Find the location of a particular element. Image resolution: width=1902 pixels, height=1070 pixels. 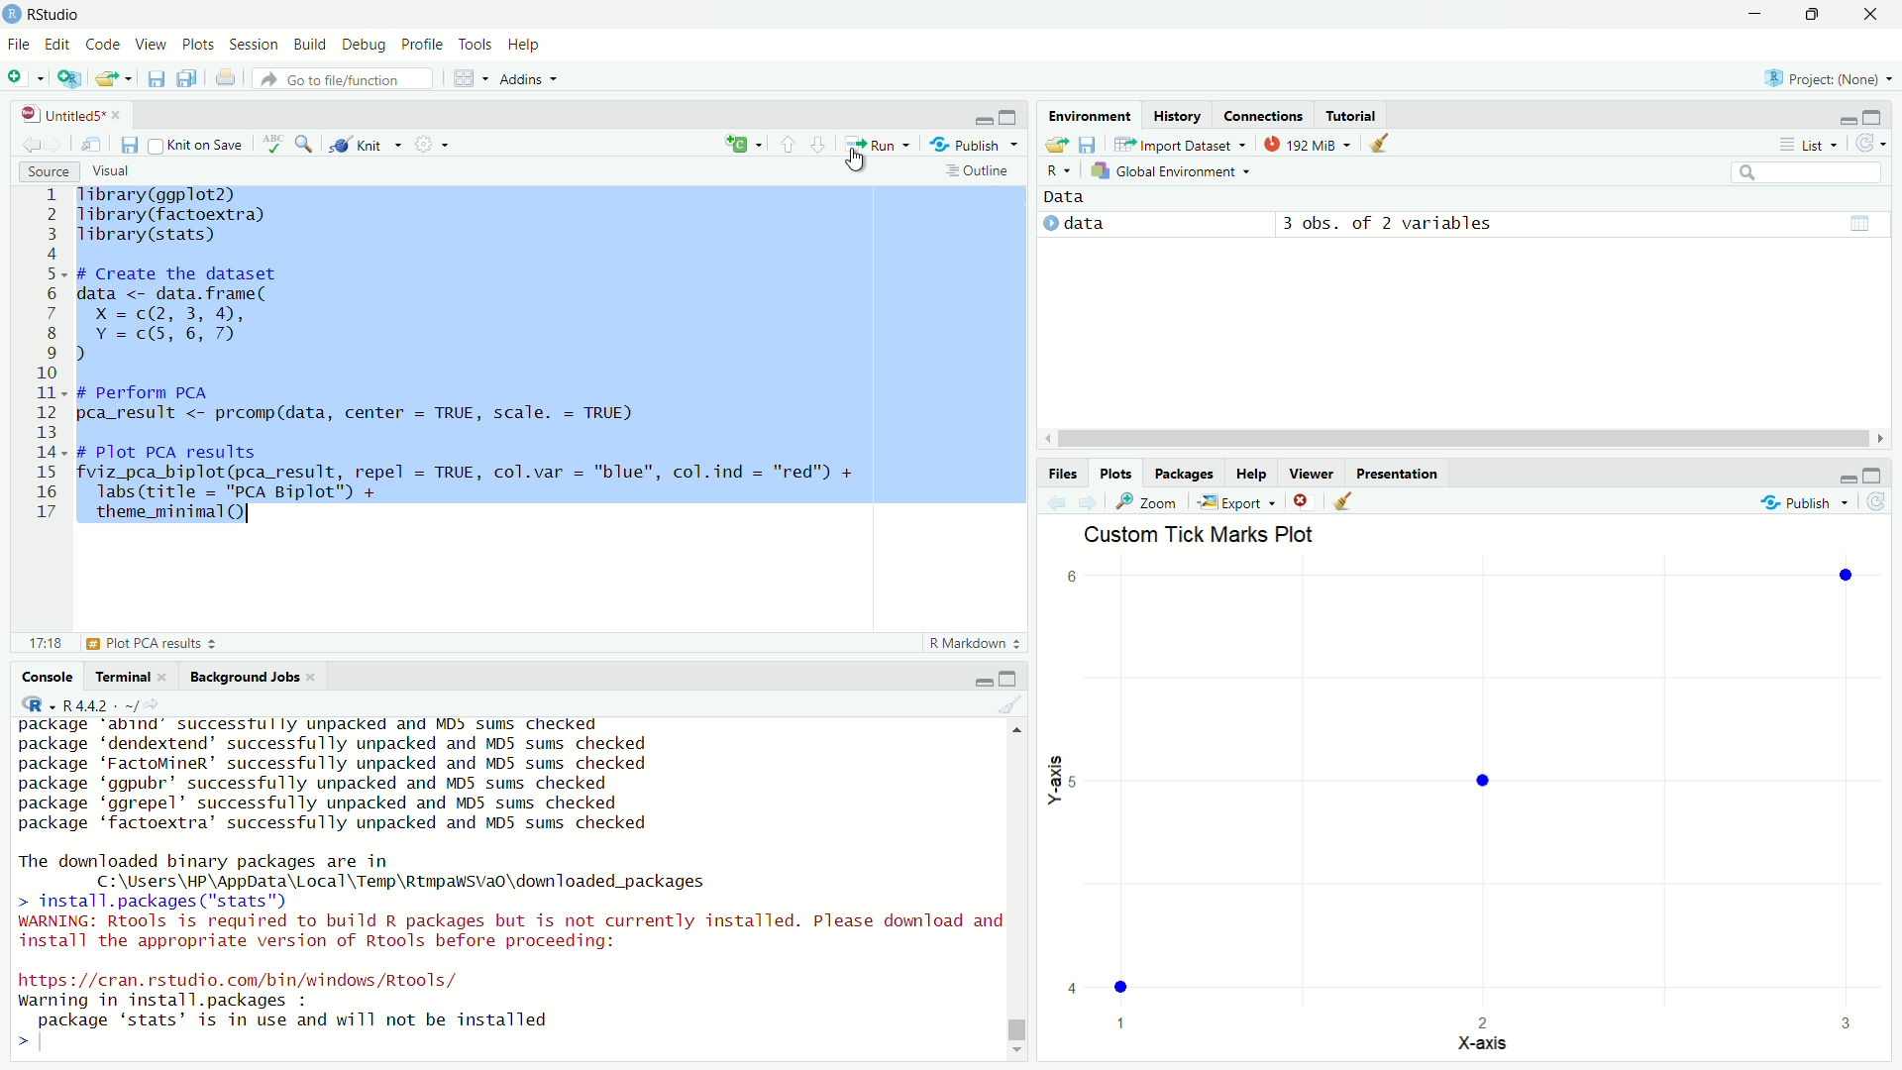

workspace panes is located at coordinates (467, 78).